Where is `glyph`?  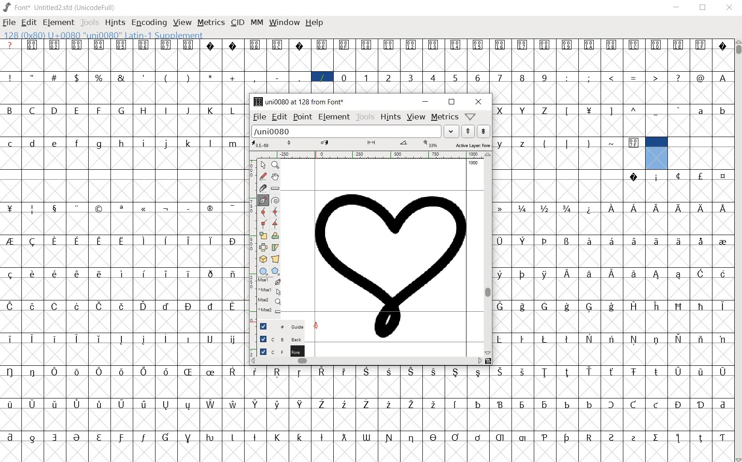
glyph is located at coordinates (99, 437).